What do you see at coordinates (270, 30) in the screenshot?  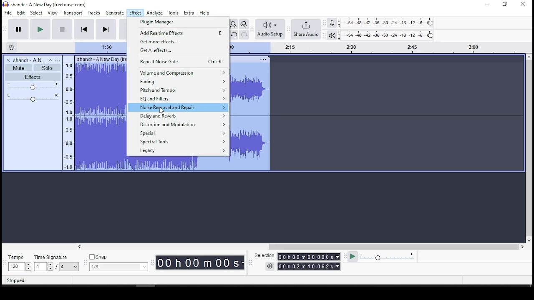 I see `audio setup` at bounding box center [270, 30].